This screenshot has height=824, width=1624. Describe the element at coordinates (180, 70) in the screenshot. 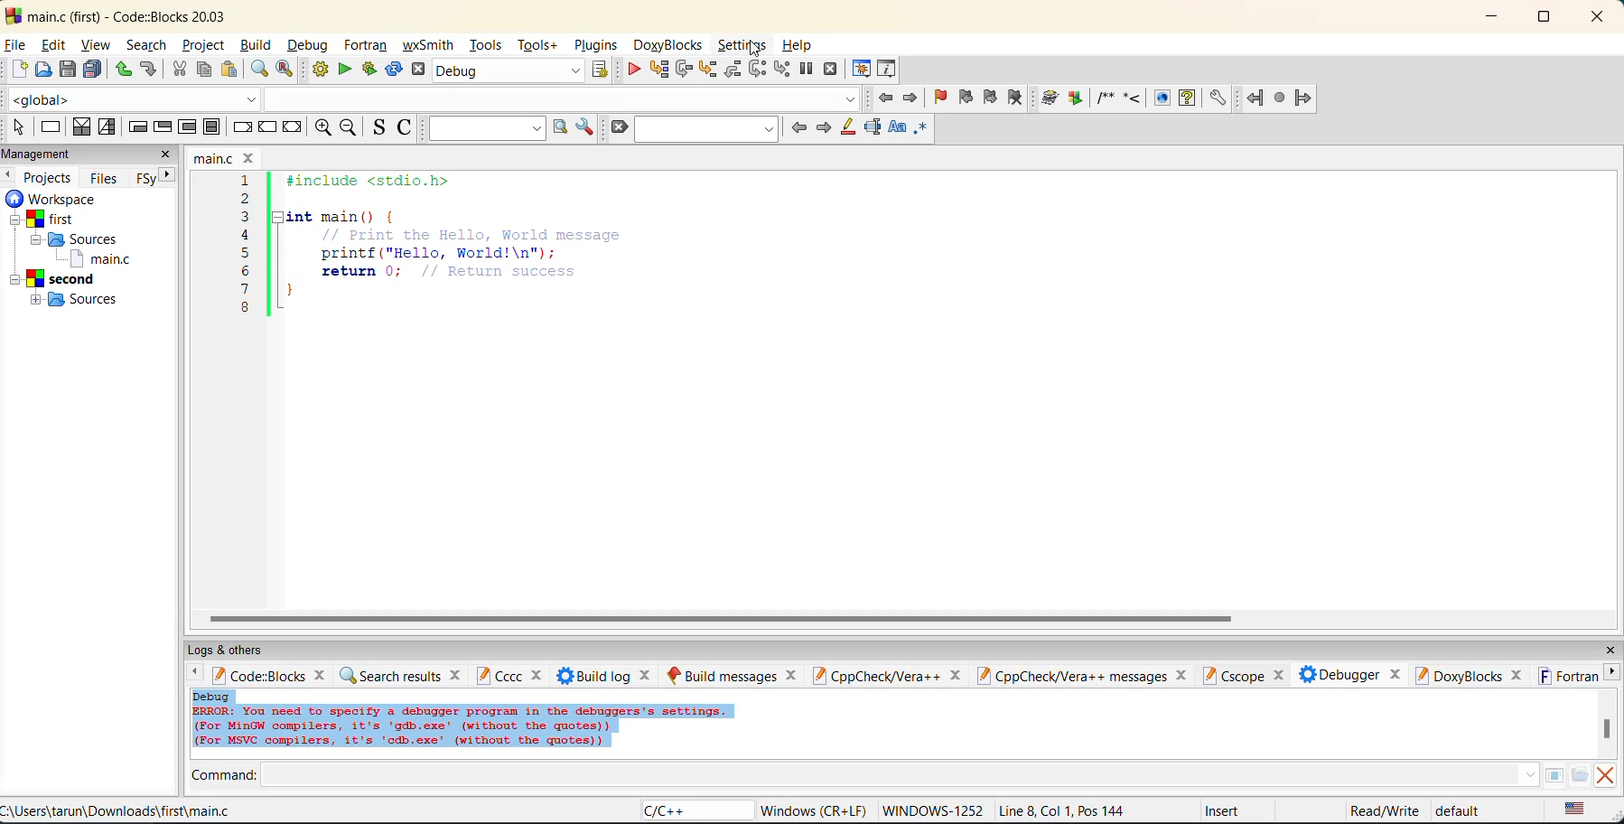

I see `cut` at that location.